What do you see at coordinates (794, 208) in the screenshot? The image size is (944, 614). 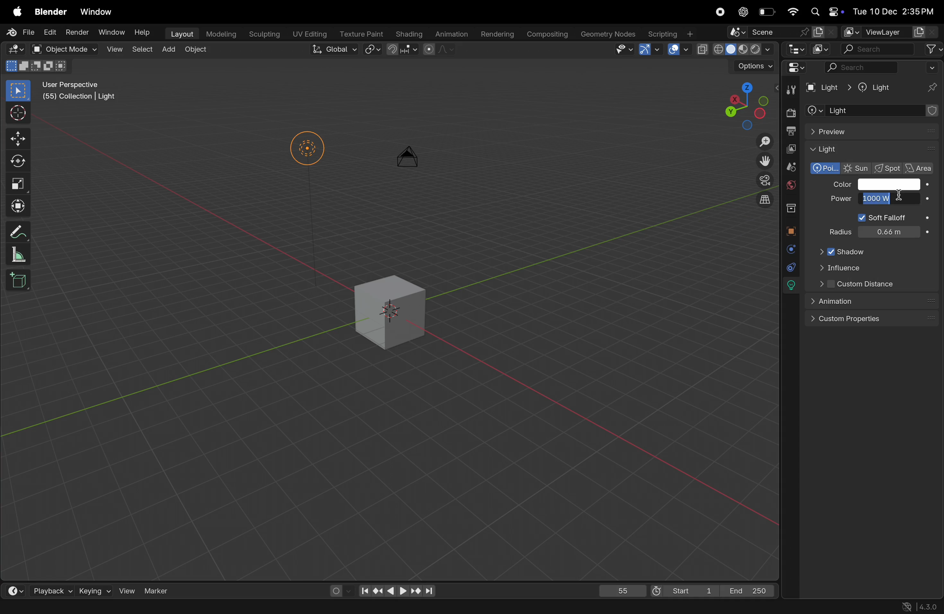 I see `collection` at bounding box center [794, 208].